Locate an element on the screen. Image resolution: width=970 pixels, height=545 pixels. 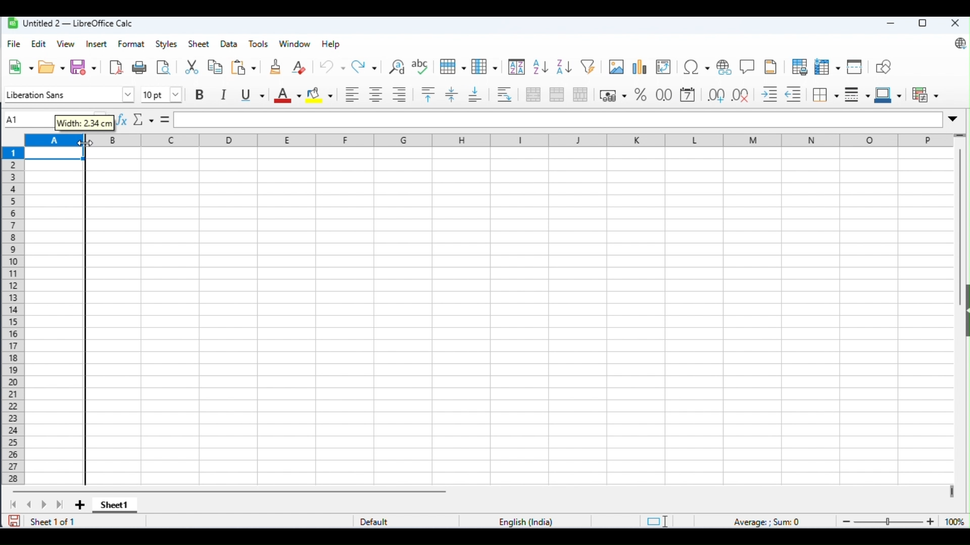
border color is located at coordinates (888, 93).